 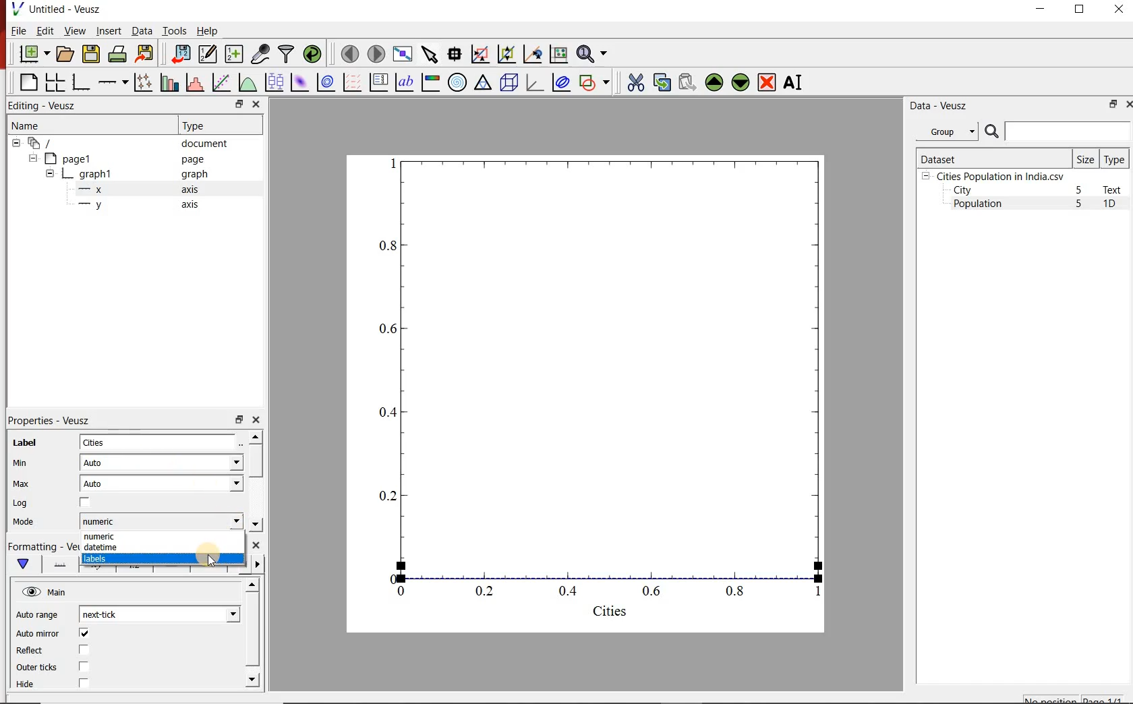 What do you see at coordinates (999, 176) in the screenshot?
I see `Cities Population in India.csv` at bounding box center [999, 176].